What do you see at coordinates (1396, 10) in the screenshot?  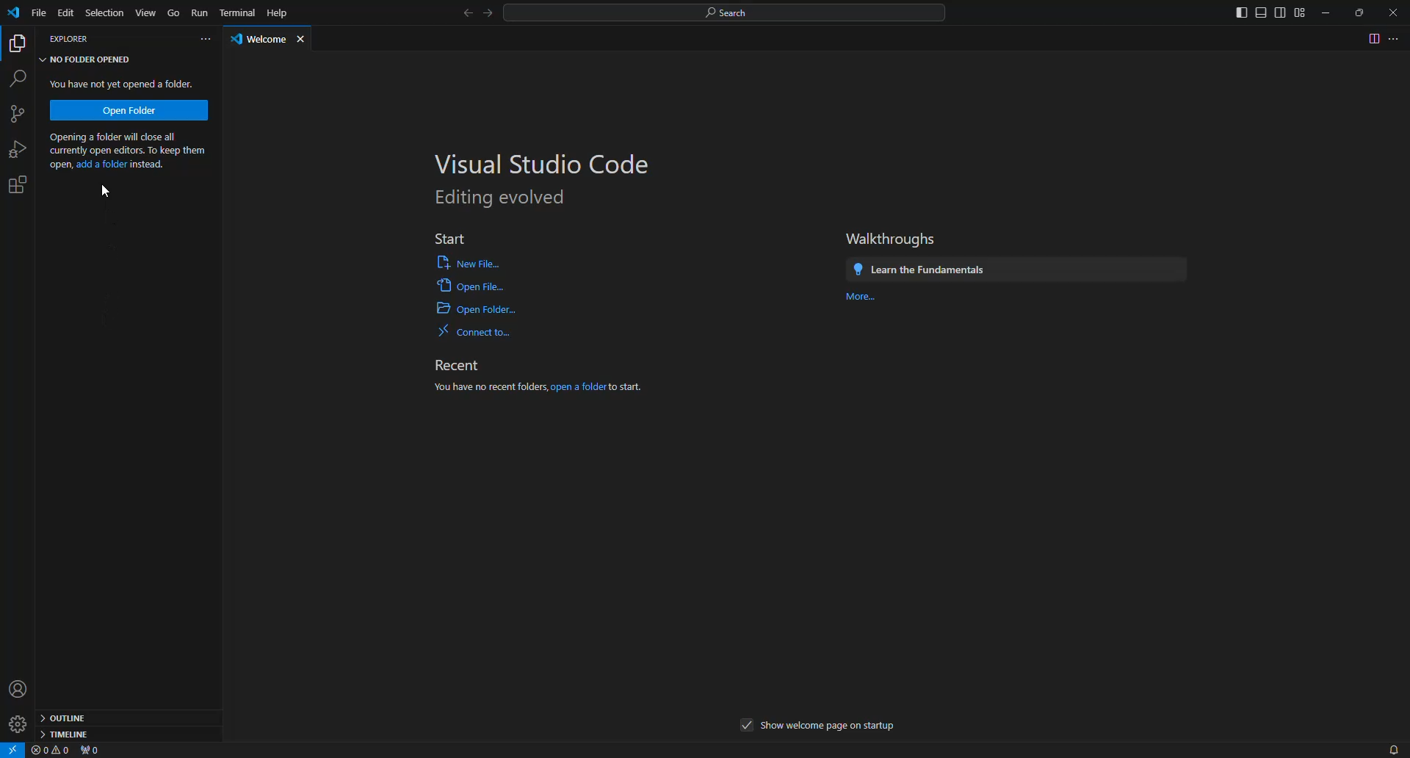 I see `close` at bounding box center [1396, 10].